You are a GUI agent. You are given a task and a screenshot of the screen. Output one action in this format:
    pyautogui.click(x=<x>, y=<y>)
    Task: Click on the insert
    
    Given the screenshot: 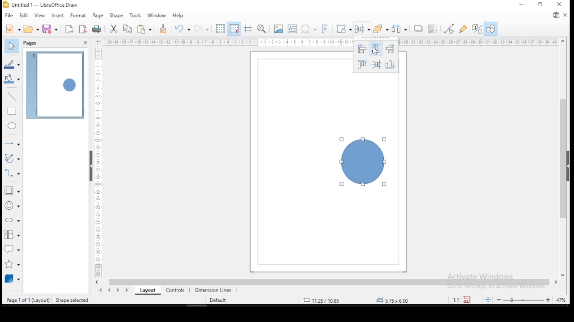 What is the action you would take?
    pyautogui.click(x=57, y=16)
    